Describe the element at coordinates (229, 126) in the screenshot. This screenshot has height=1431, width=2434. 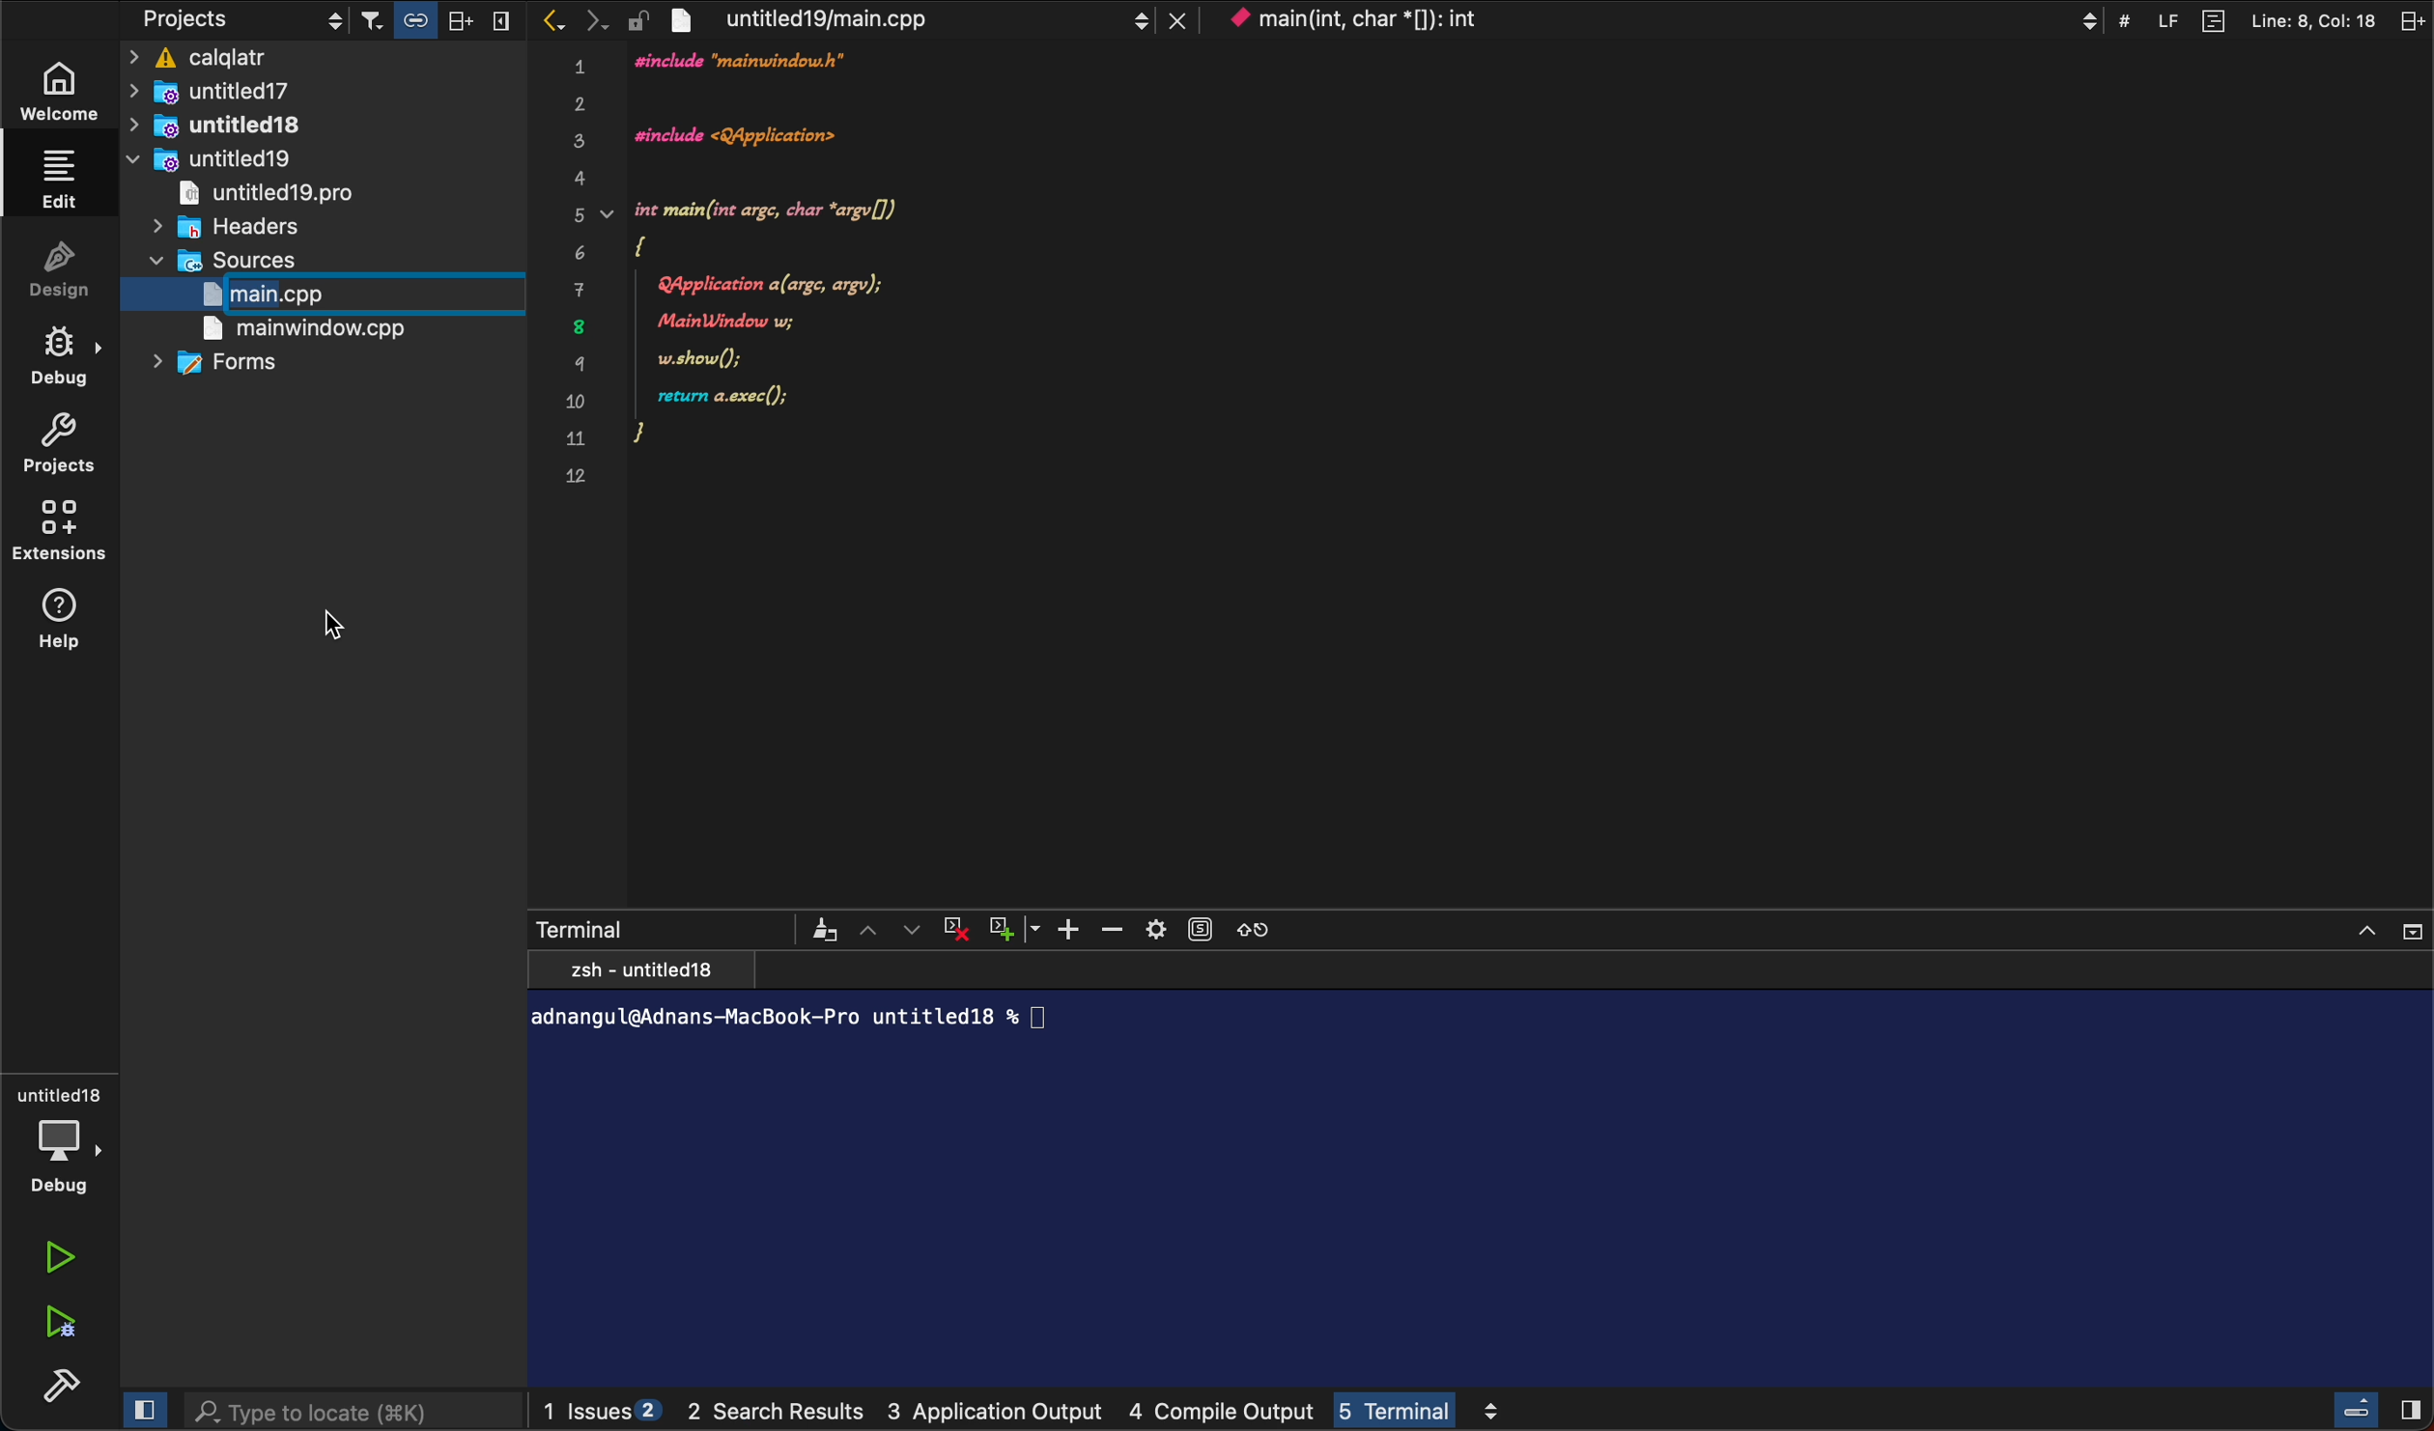
I see `untitlewd18` at that location.